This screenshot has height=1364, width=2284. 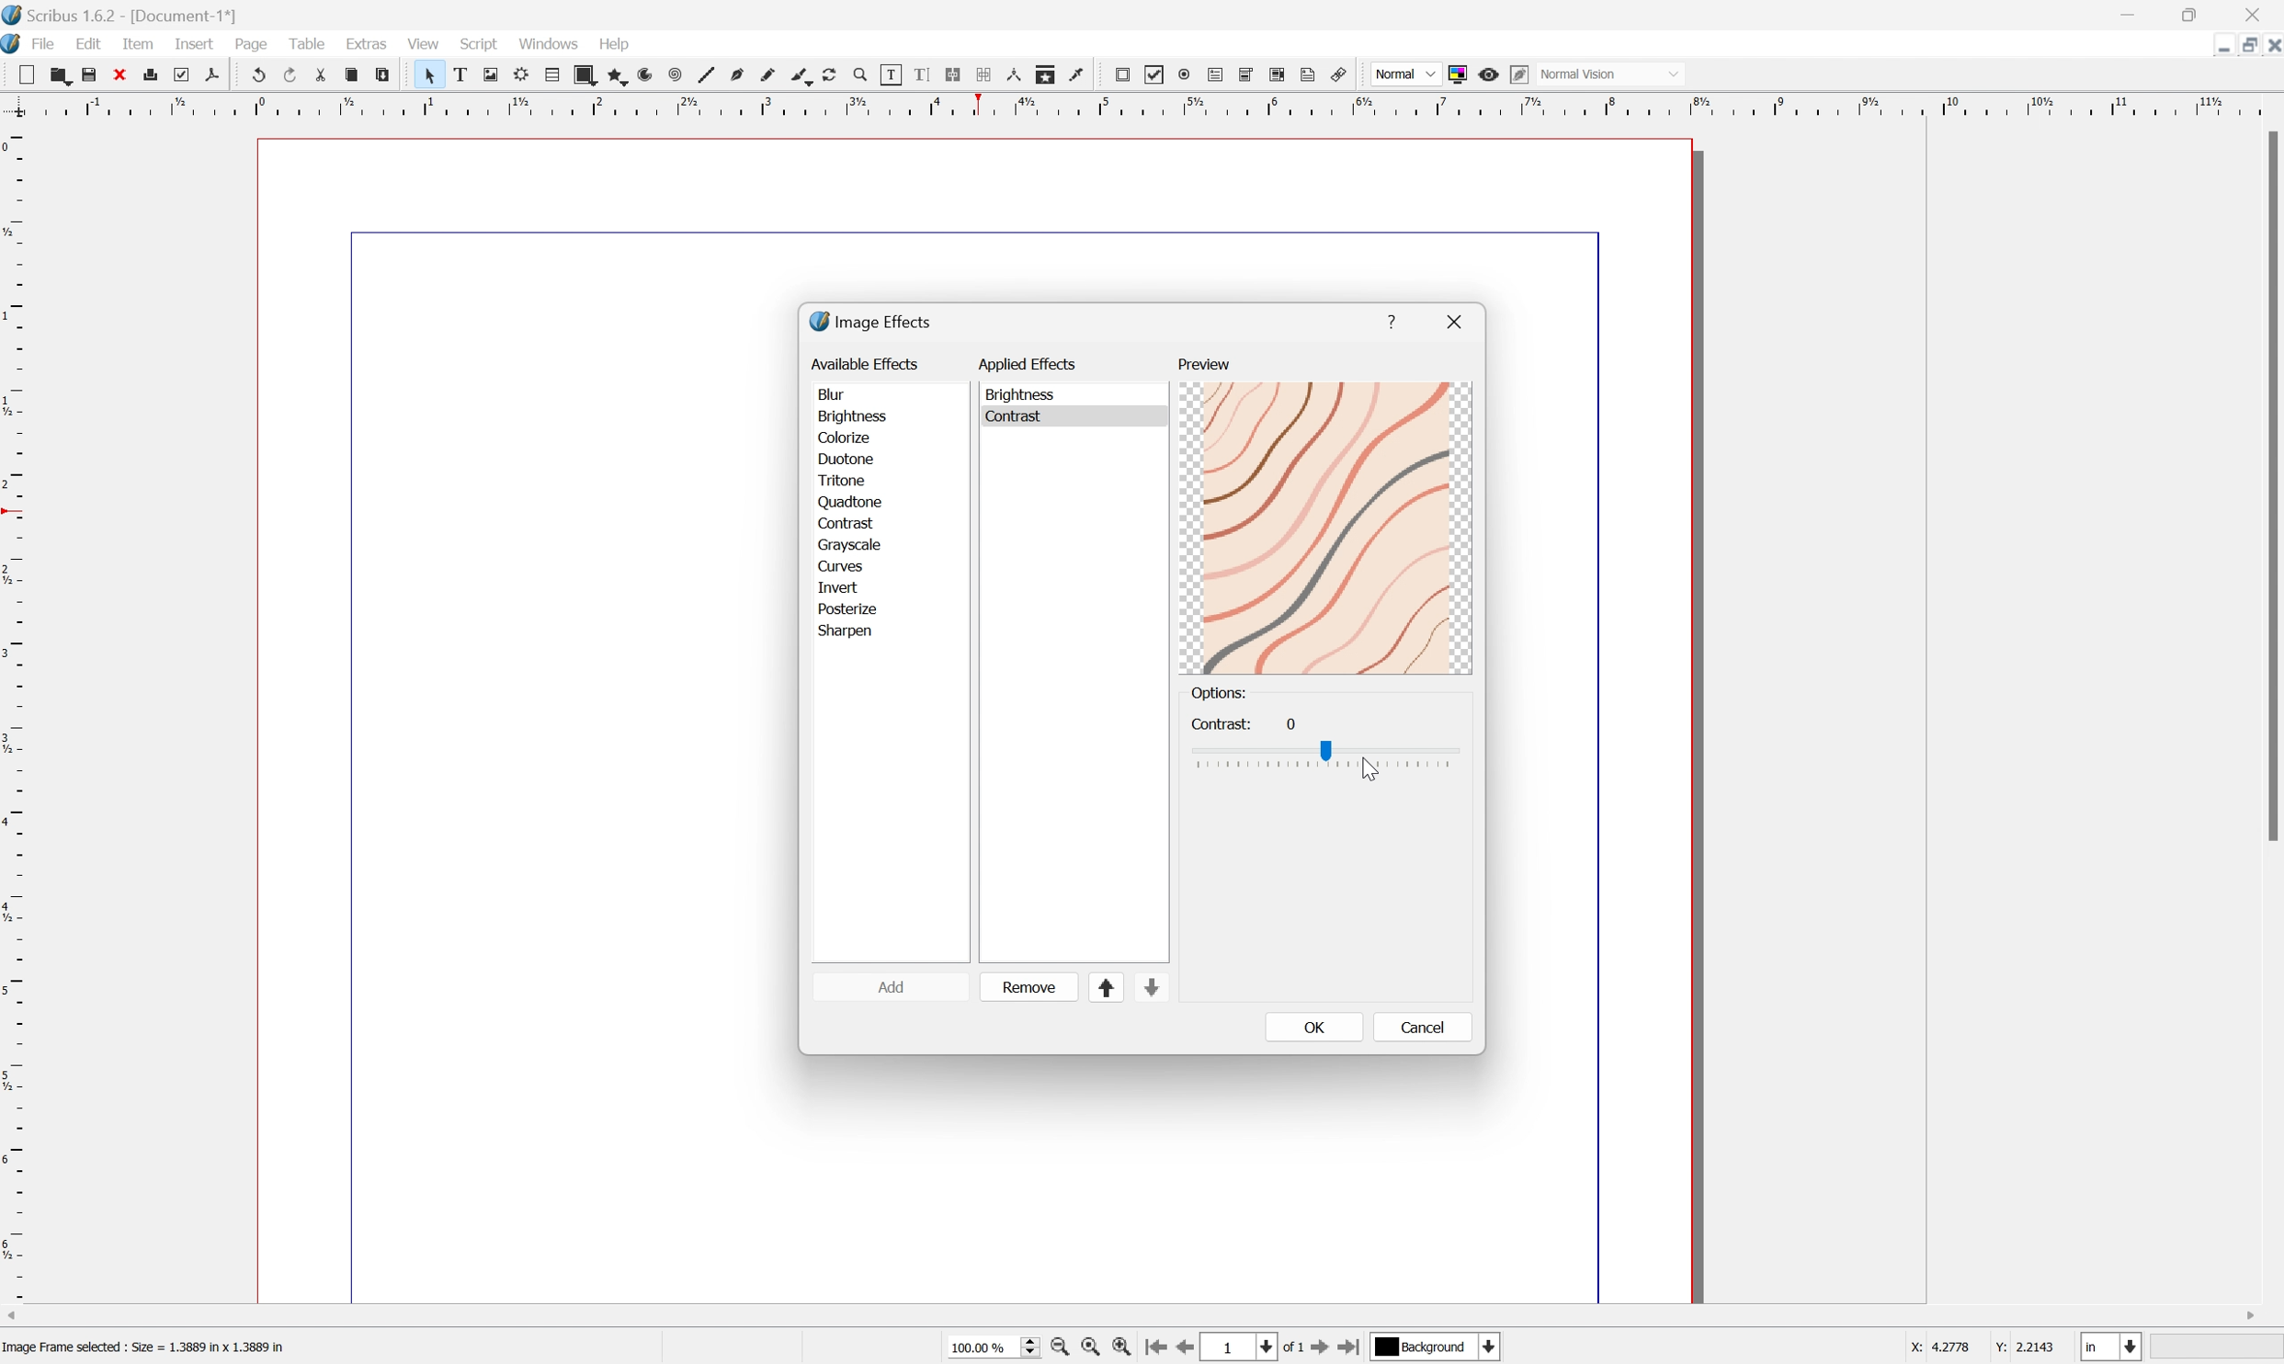 What do you see at coordinates (2269, 48) in the screenshot?
I see `Close` at bounding box center [2269, 48].